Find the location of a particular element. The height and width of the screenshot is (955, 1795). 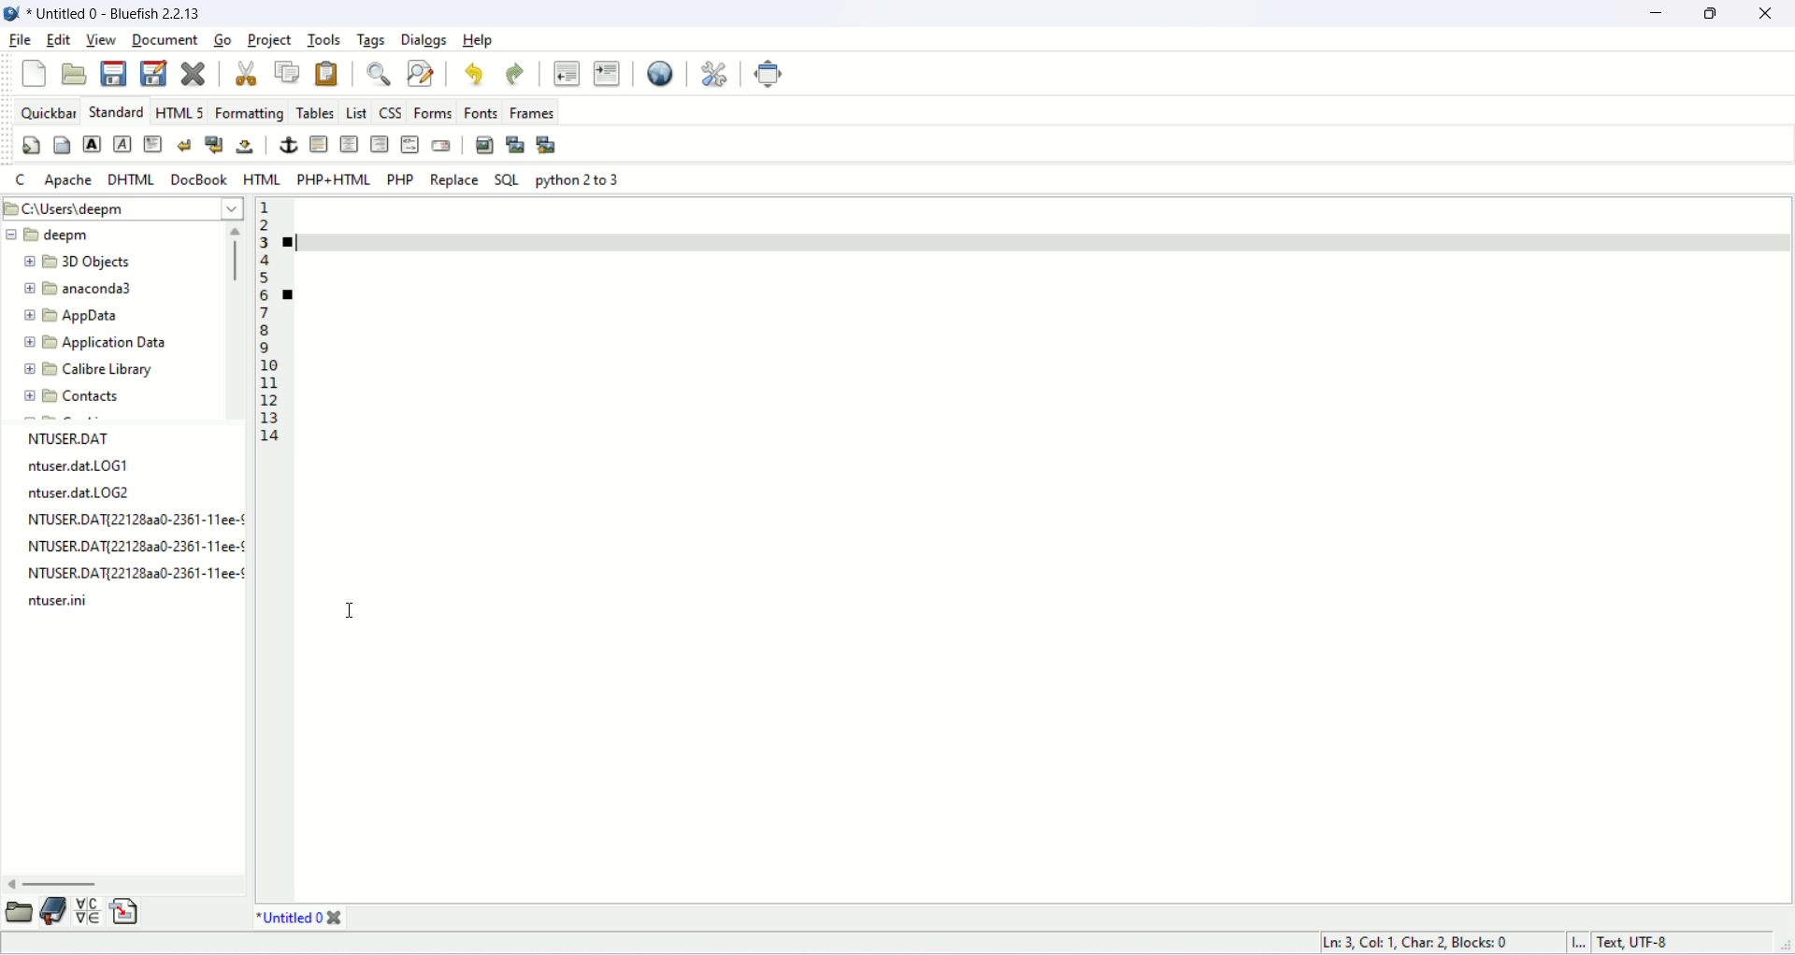

folder name is located at coordinates (89, 371).